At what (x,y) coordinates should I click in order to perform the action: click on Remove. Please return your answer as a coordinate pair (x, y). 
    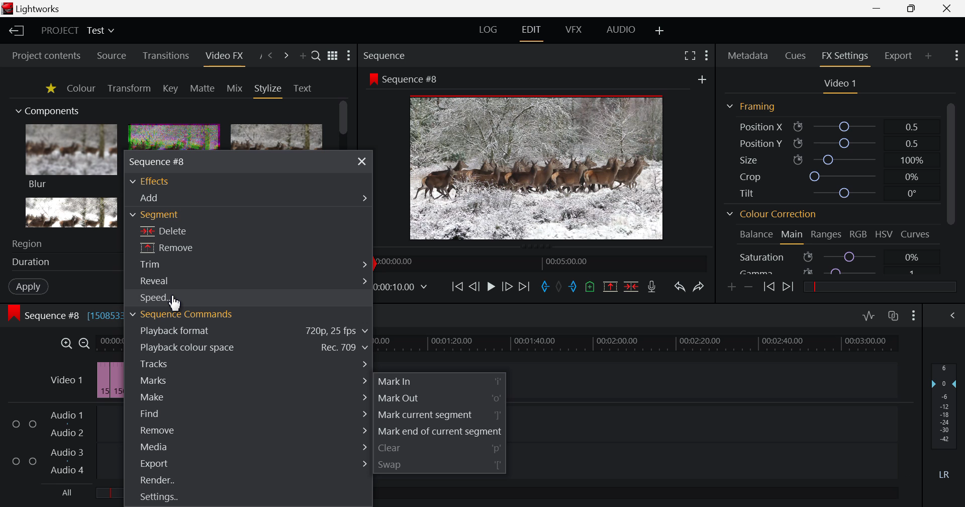
    Looking at the image, I should click on (183, 247).